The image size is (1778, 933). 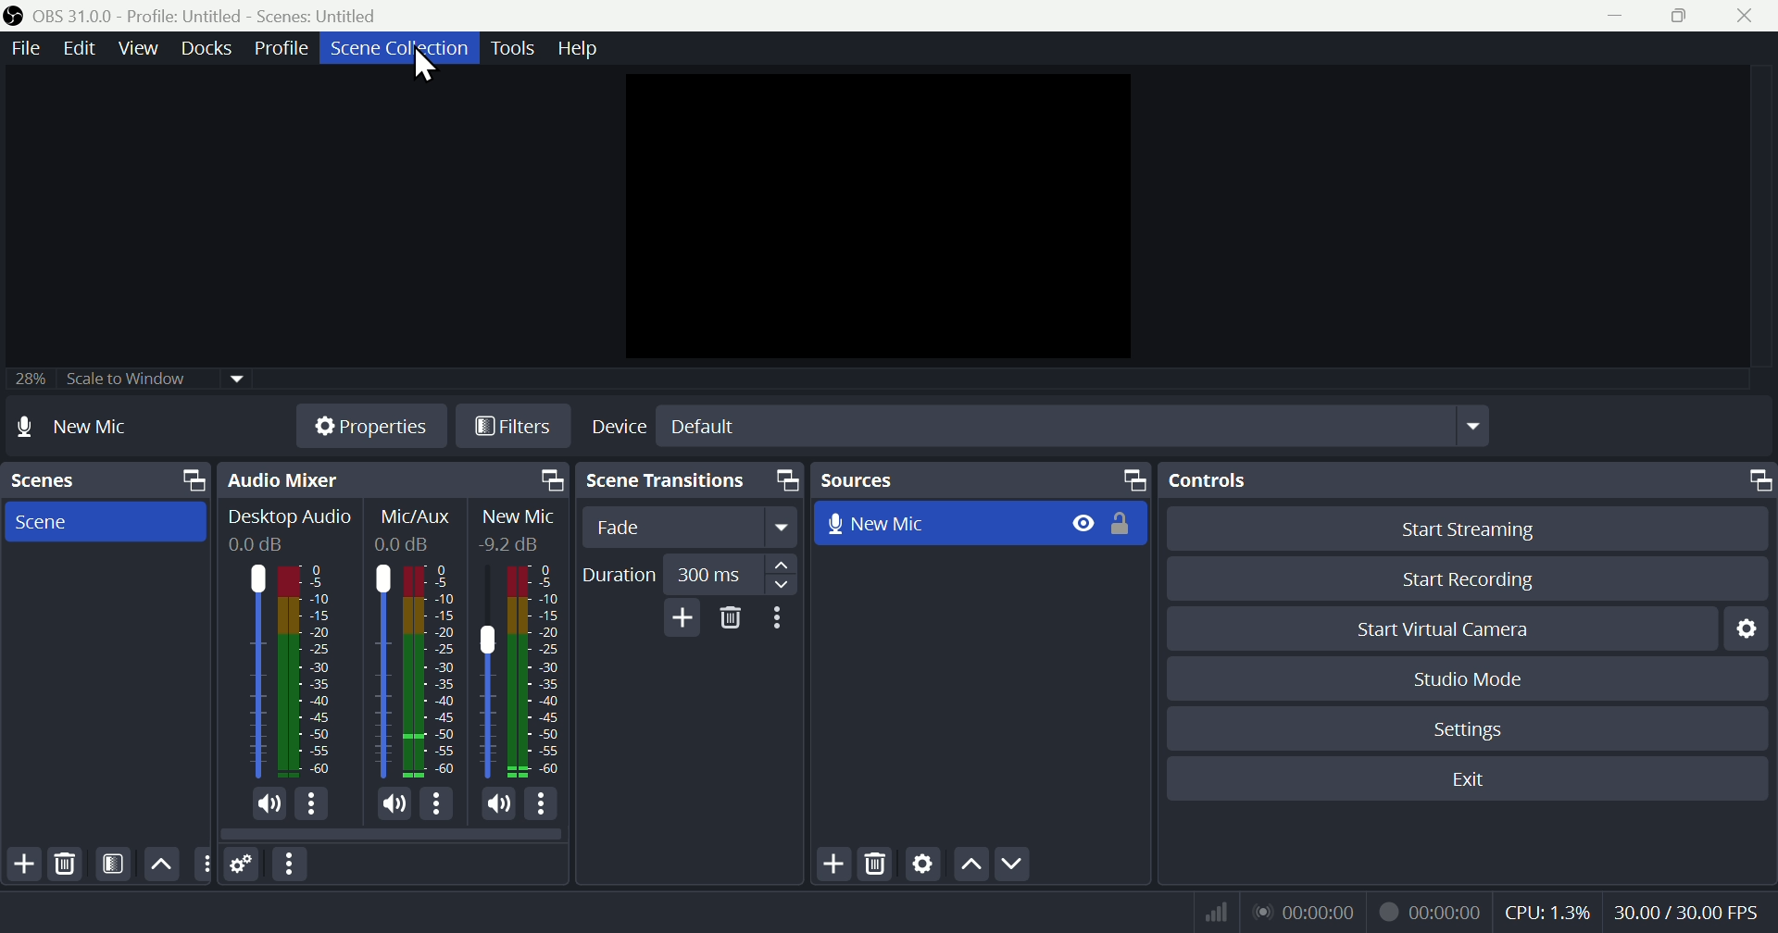 I want to click on start virtual camera, so click(x=1429, y=630).